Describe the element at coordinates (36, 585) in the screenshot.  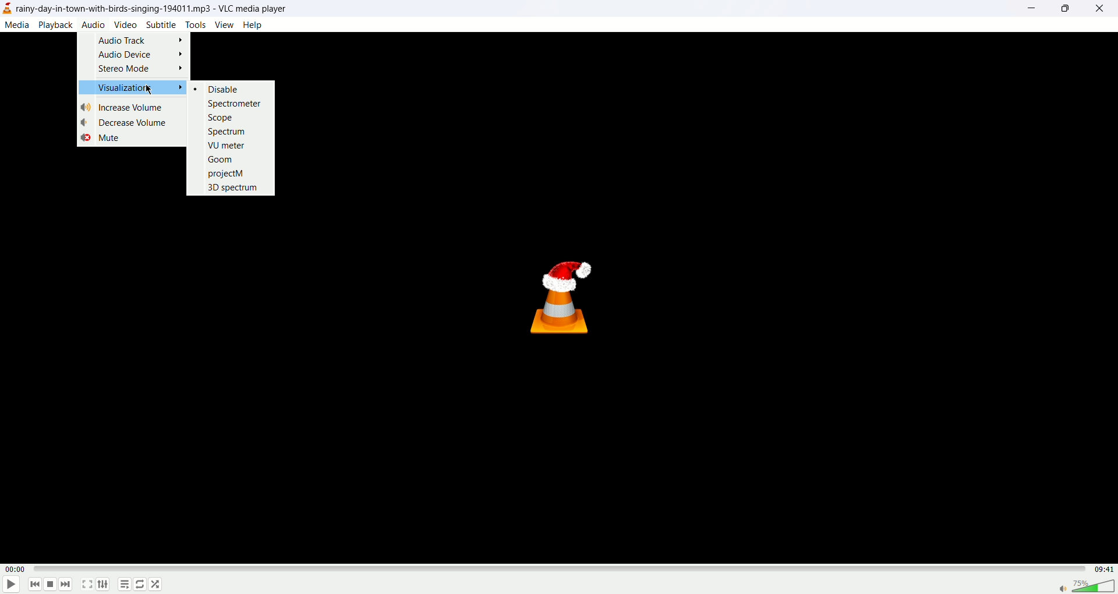
I see `previous` at that location.